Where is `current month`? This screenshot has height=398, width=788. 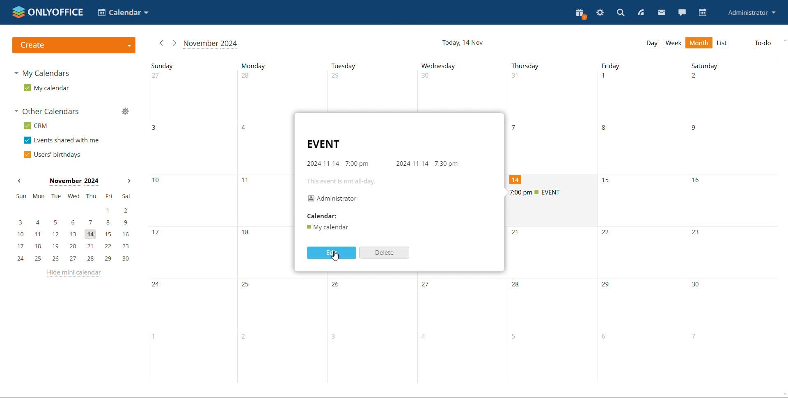
current month is located at coordinates (210, 44).